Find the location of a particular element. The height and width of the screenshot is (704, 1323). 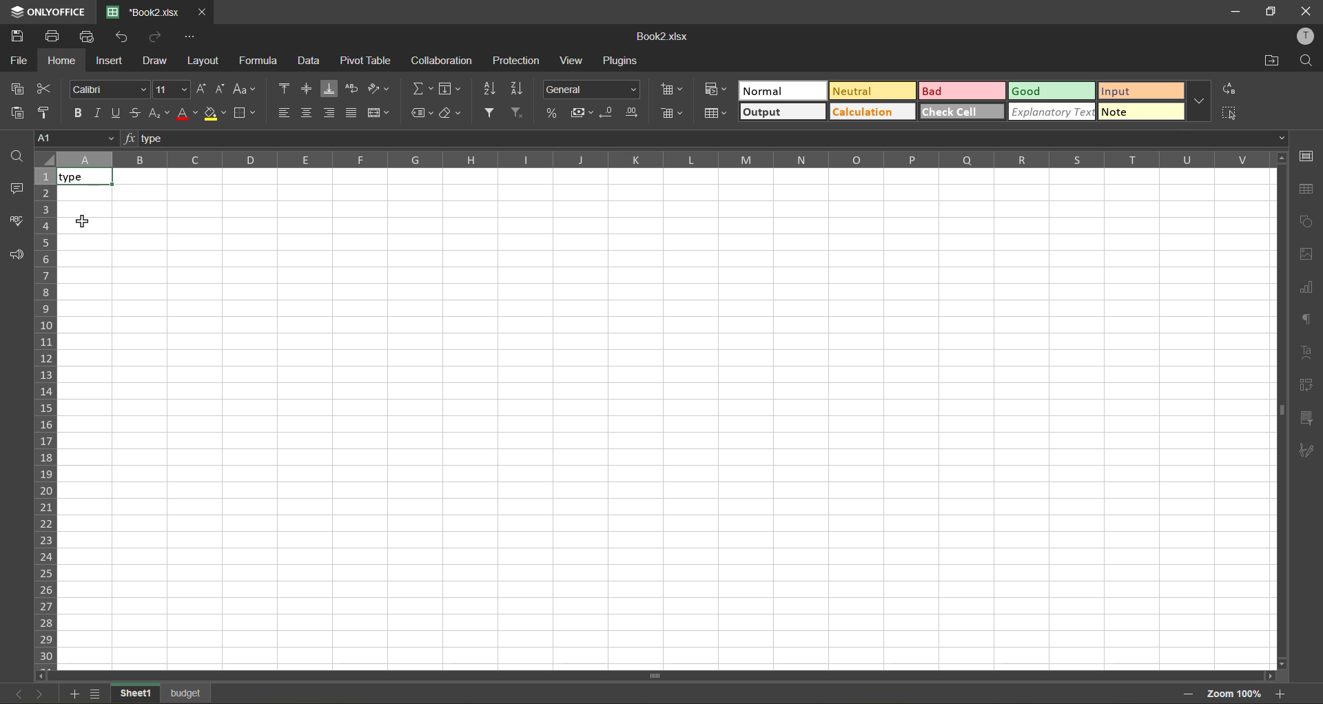

maximize is located at coordinates (1266, 13).